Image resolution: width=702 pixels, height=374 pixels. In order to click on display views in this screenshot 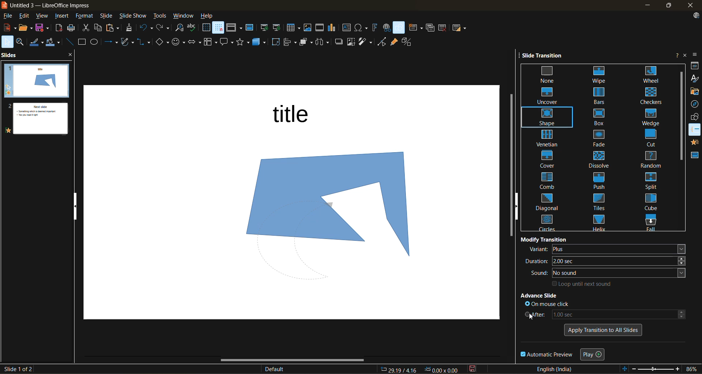, I will do `click(235, 29)`.